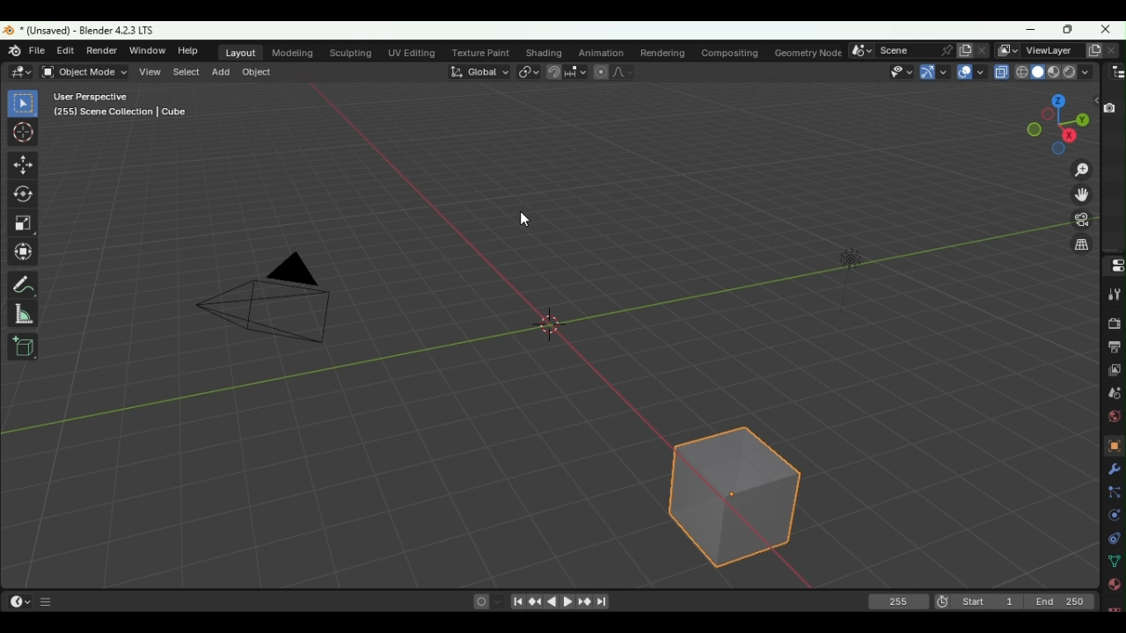 This screenshot has width=1126, height=633. I want to click on Cube object, so click(738, 497).